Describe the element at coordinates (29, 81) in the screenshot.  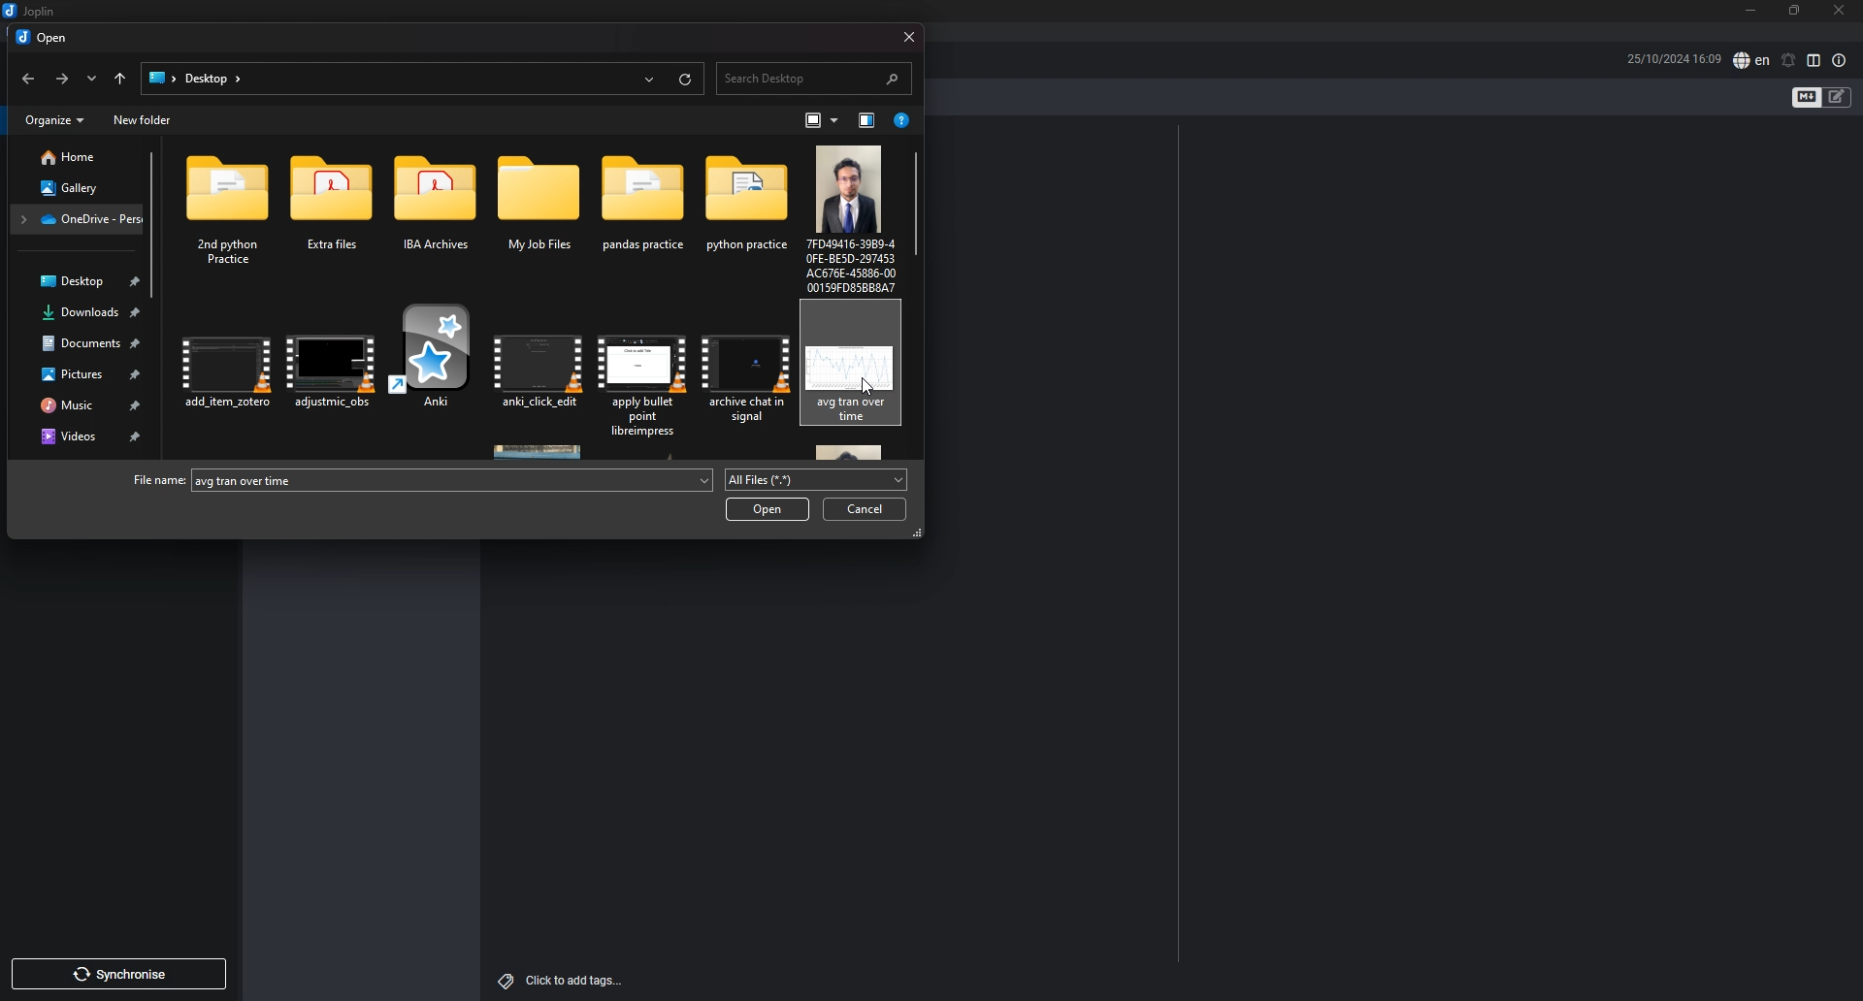
I see `back` at that location.